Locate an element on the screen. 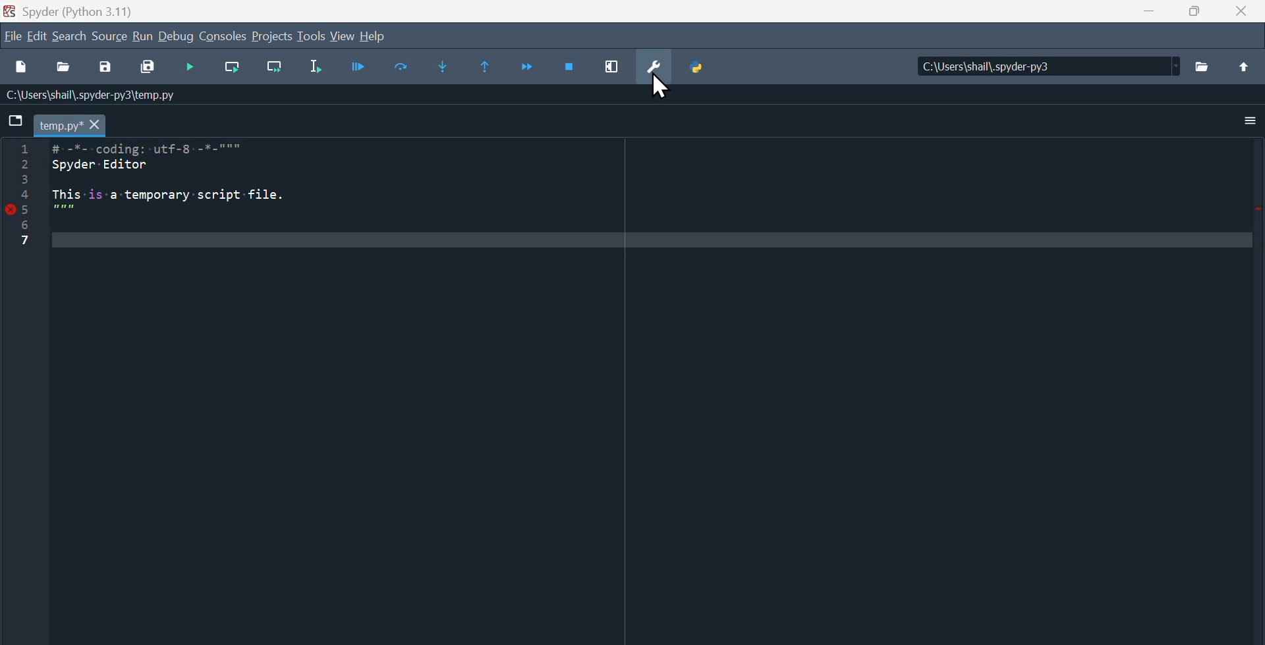 This screenshot has height=645, width=1265. Debug is located at coordinates (360, 67).